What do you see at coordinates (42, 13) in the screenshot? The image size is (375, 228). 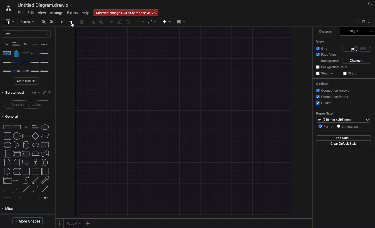 I see `View` at bounding box center [42, 13].